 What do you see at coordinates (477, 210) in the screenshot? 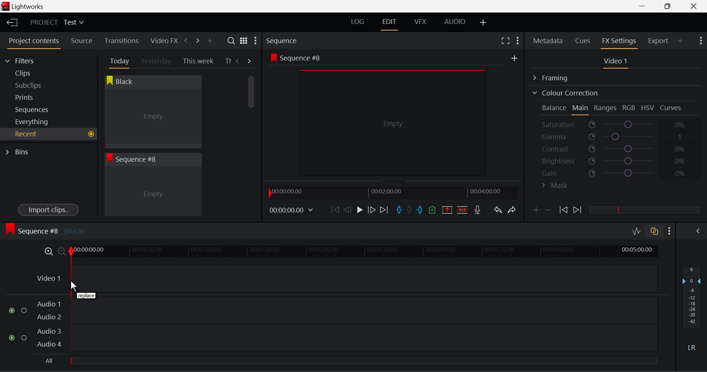
I see `Recrod Voiceover` at bounding box center [477, 210].